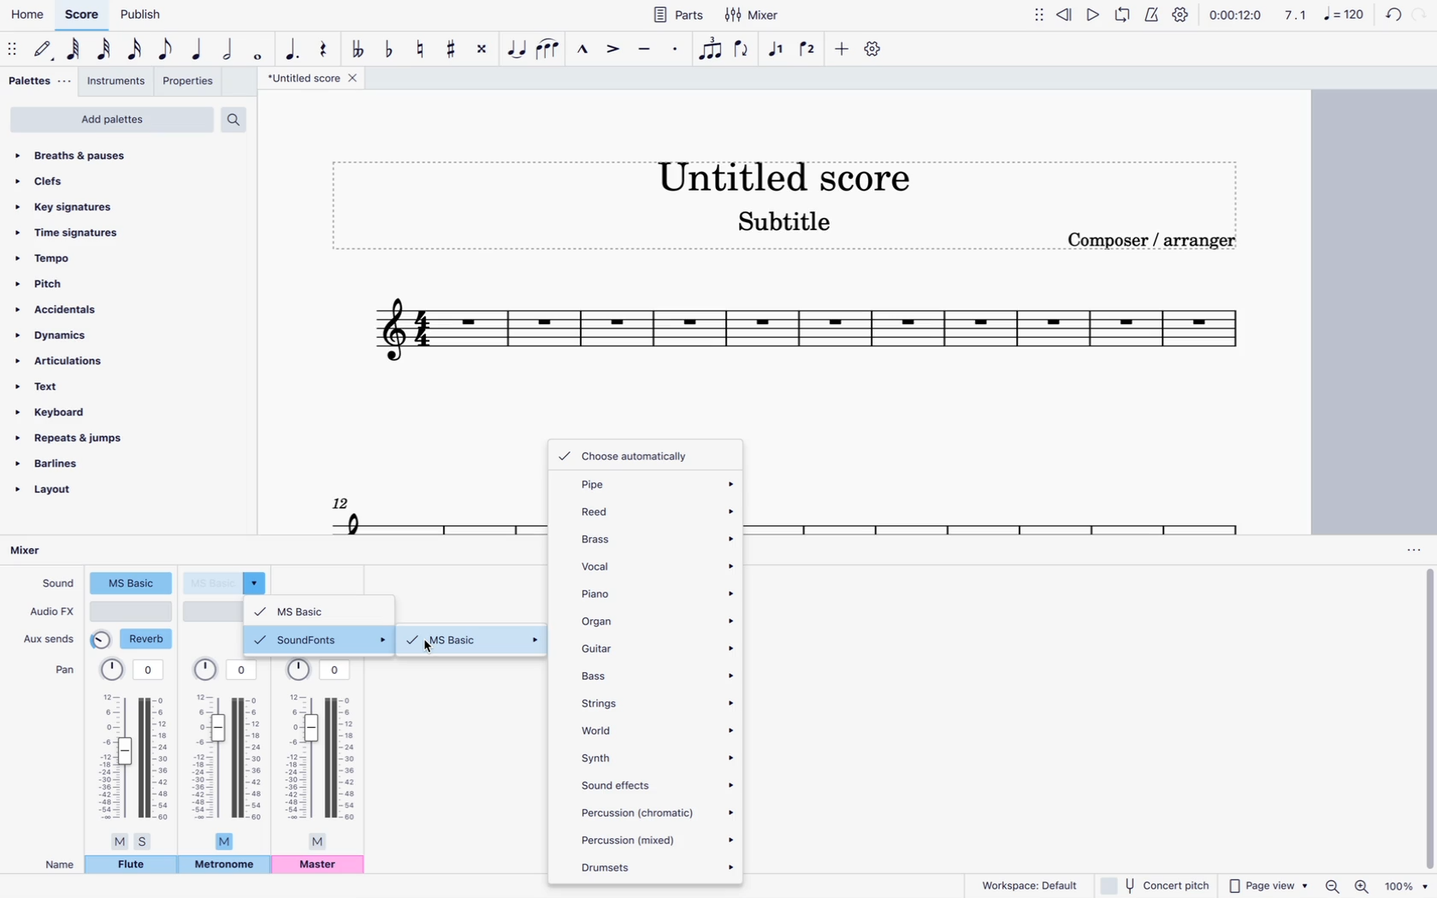 This screenshot has width=1437, height=898. Describe the element at coordinates (1322, 17) in the screenshot. I see `scale` at that location.